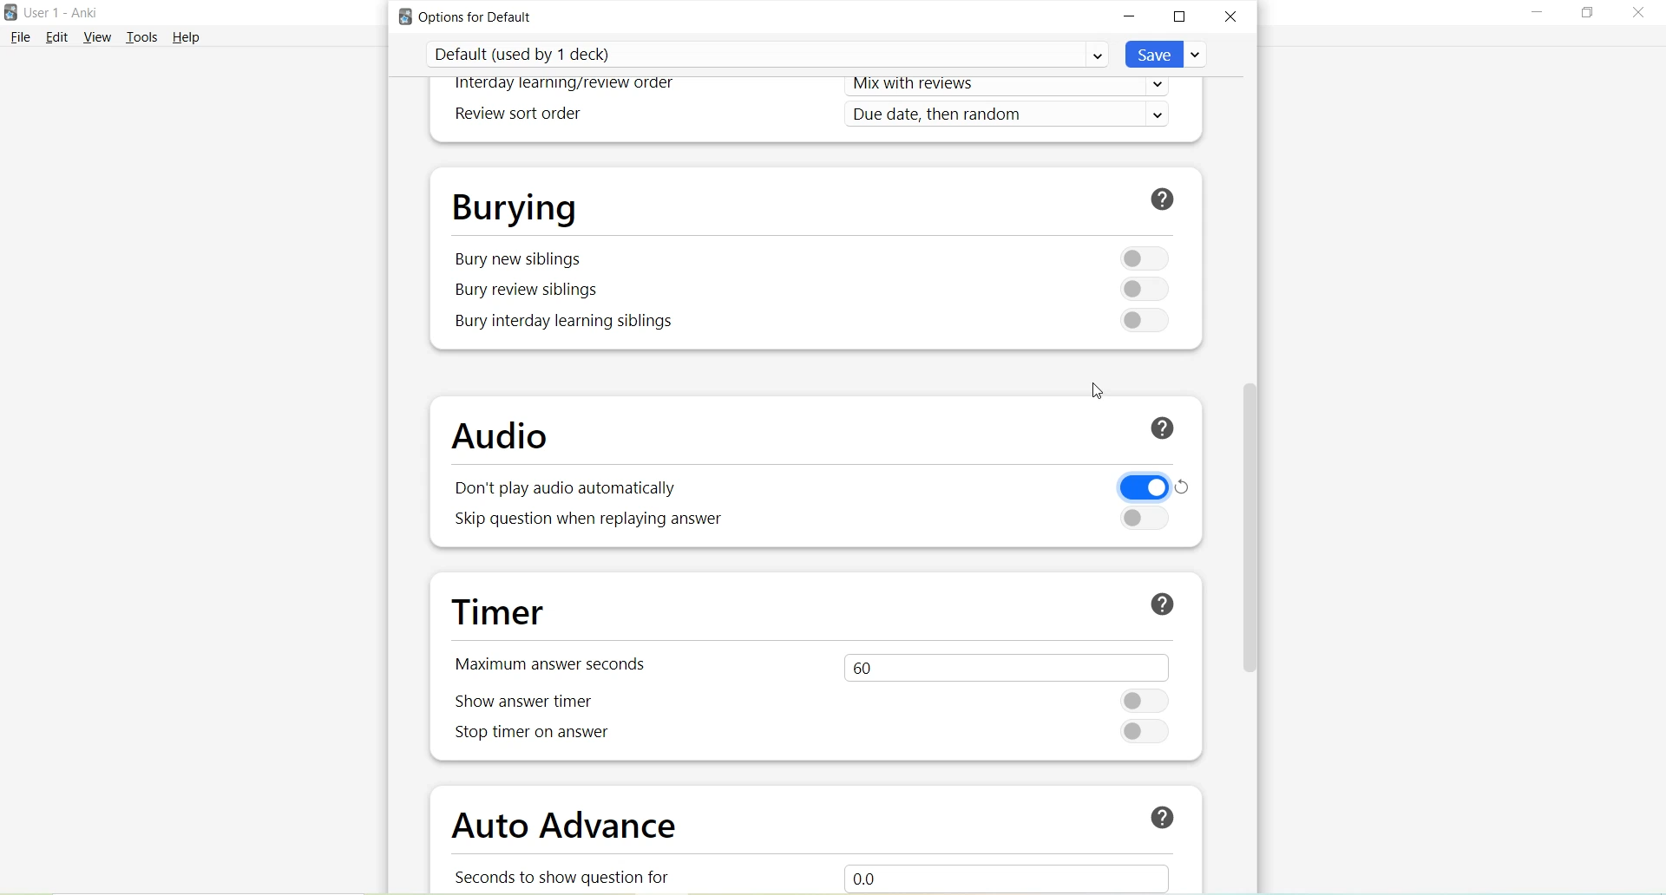 This screenshot has height=895, width=1666. Describe the element at coordinates (568, 829) in the screenshot. I see `Auto Advance` at that location.